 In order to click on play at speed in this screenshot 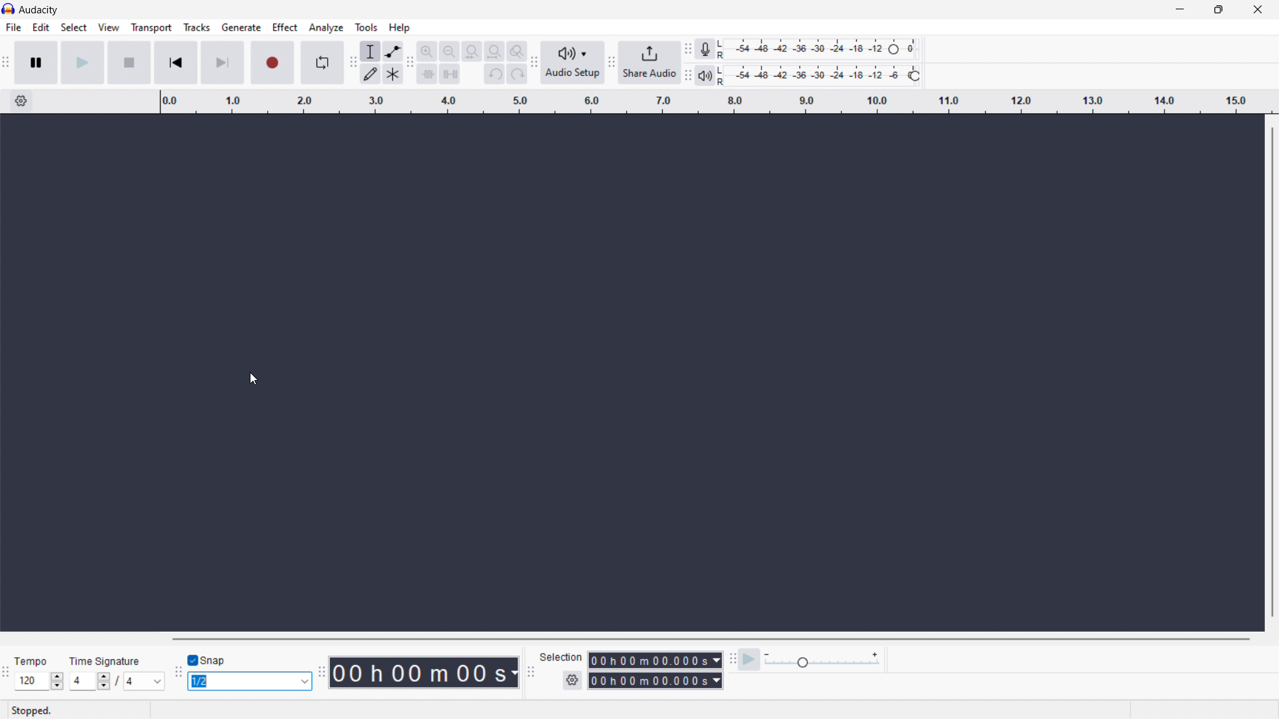, I will do `click(749, 660)`.